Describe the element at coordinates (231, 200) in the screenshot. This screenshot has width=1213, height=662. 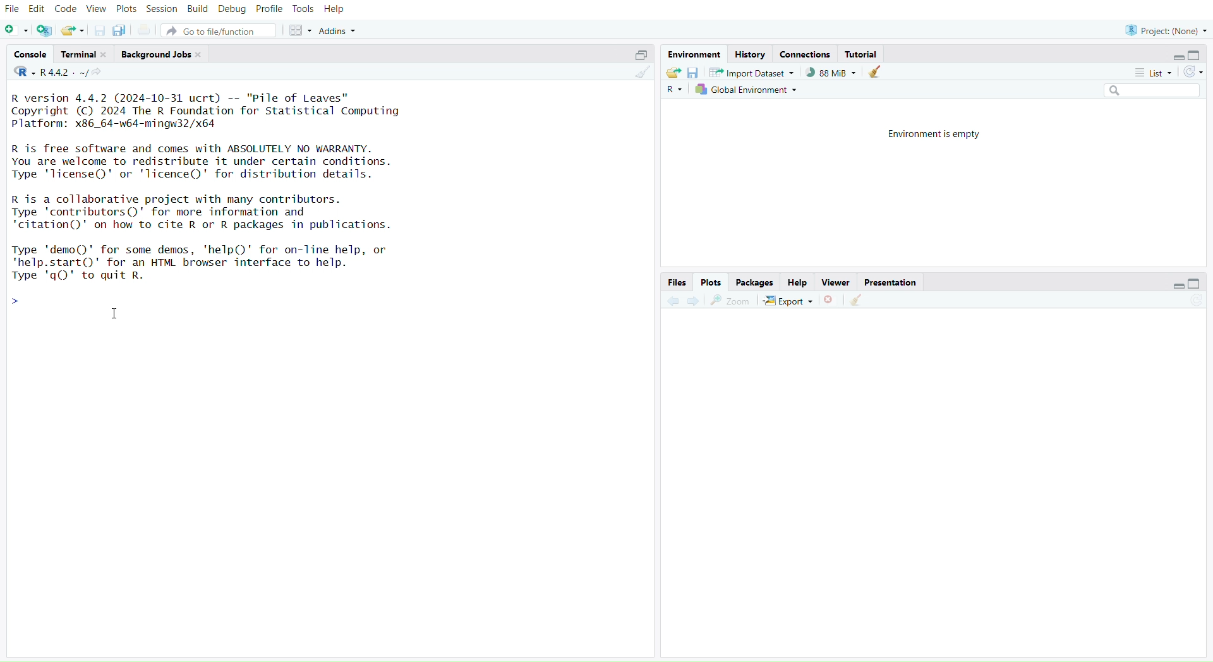
I see `R version 4.4.2 (2024-10-31 ucrt) -- "Pile of Leaves"
Copyright (C) 2024 The R Foundation for Statistical Computing
Platform: x86_64-w64-mingw32/x64

R is free software and comes with ABSOLUTELY NO WARRANTY.
You are welcome to redistribute it under certain conditions.
Type 'license()' or 'licence()' for distribution details.

R is a collaborative project with many contributors.

Type 'contributors()' for more information and

"citation()' on how to cite R or R packages in publications.
Type 'demo()' for some demos, 'help()' for on-line help, or
'help.start()' for an HTML browser interface to help.

Type 'qQ)' to quit R.

>` at that location.